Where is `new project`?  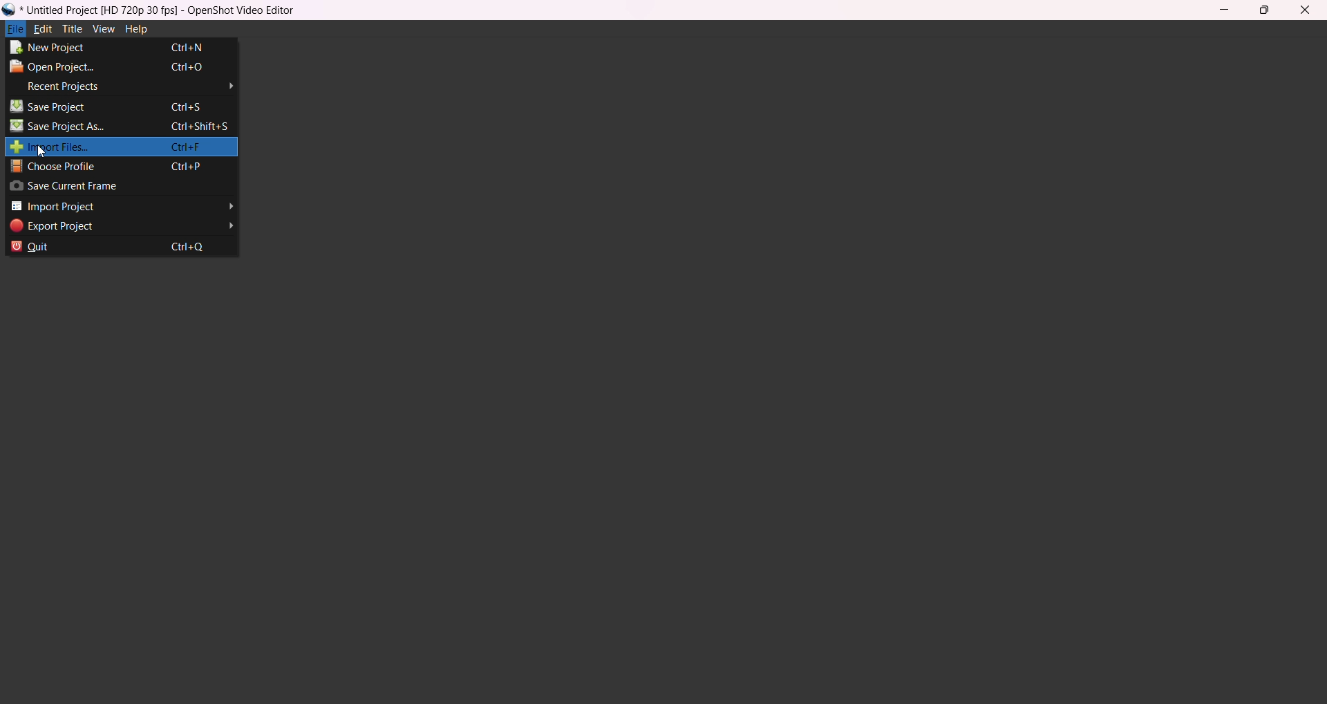 new project is located at coordinates (112, 48).